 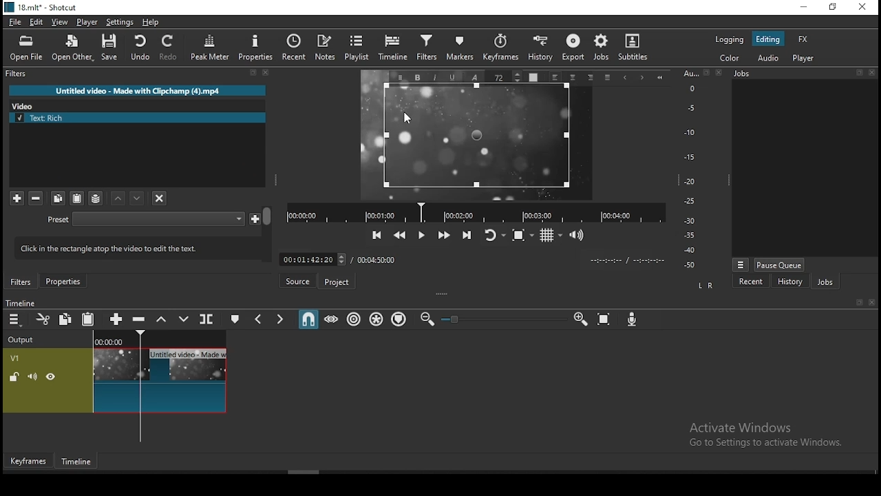 What do you see at coordinates (805, 58) in the screenshot?
I see `player` at bounding box center [805, 58].